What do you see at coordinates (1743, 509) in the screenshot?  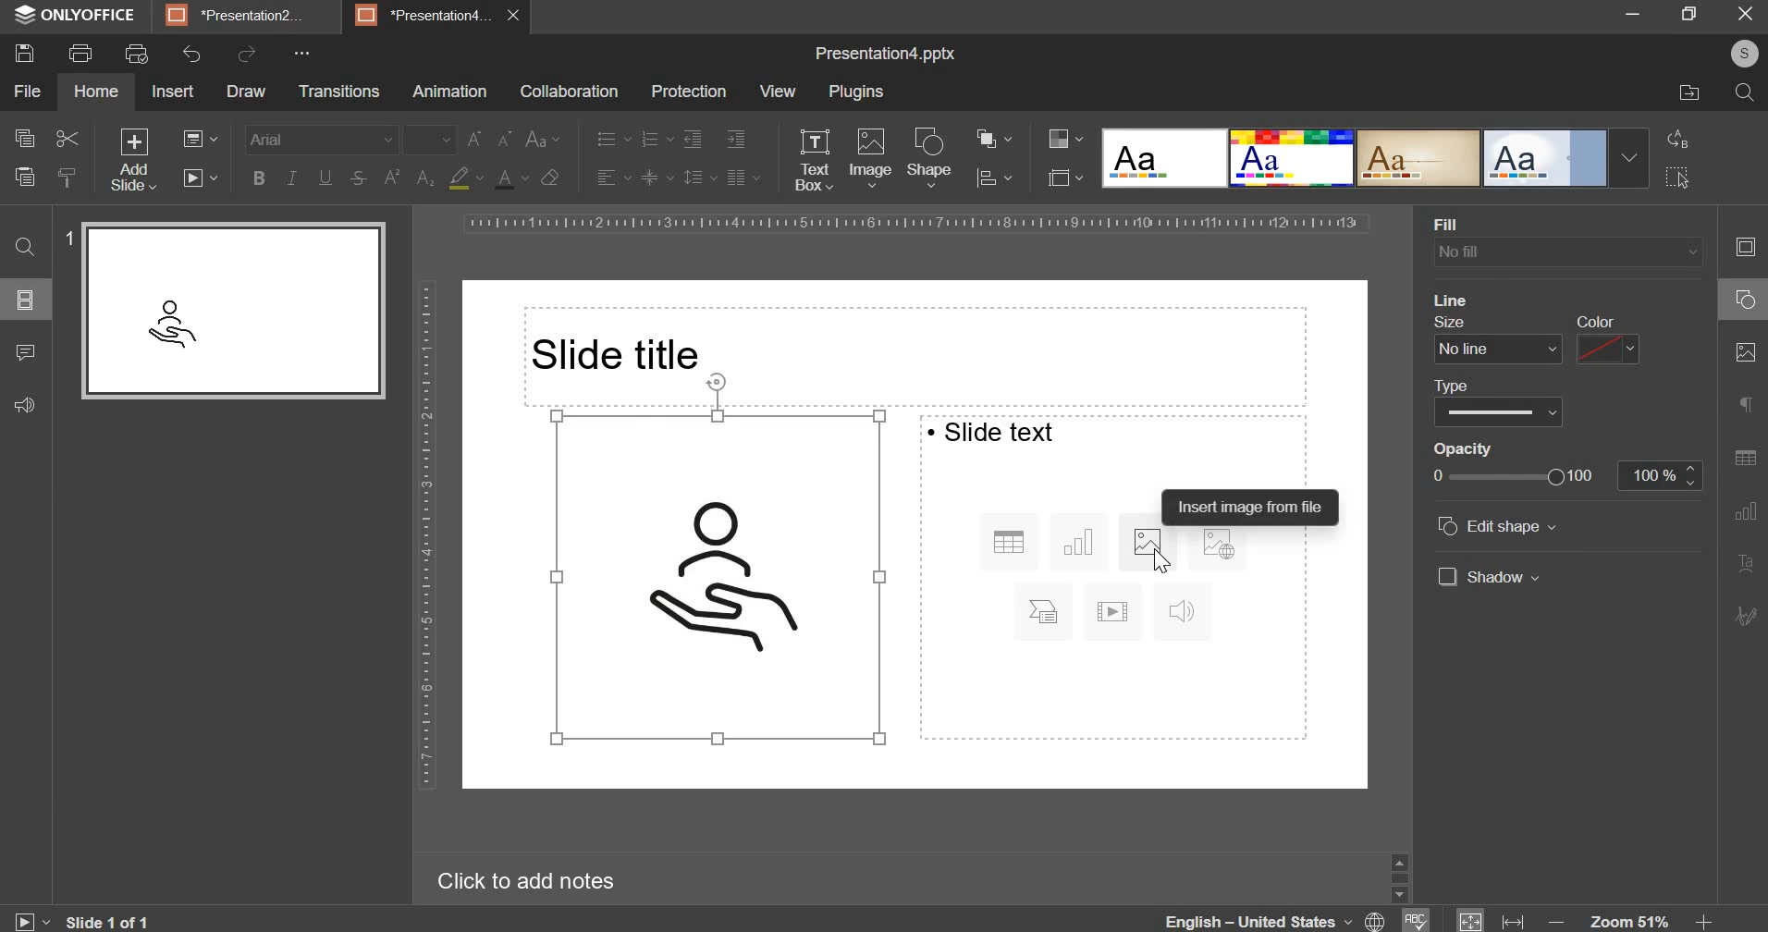 I see `graph setting` at bounding box center [1743, 509].